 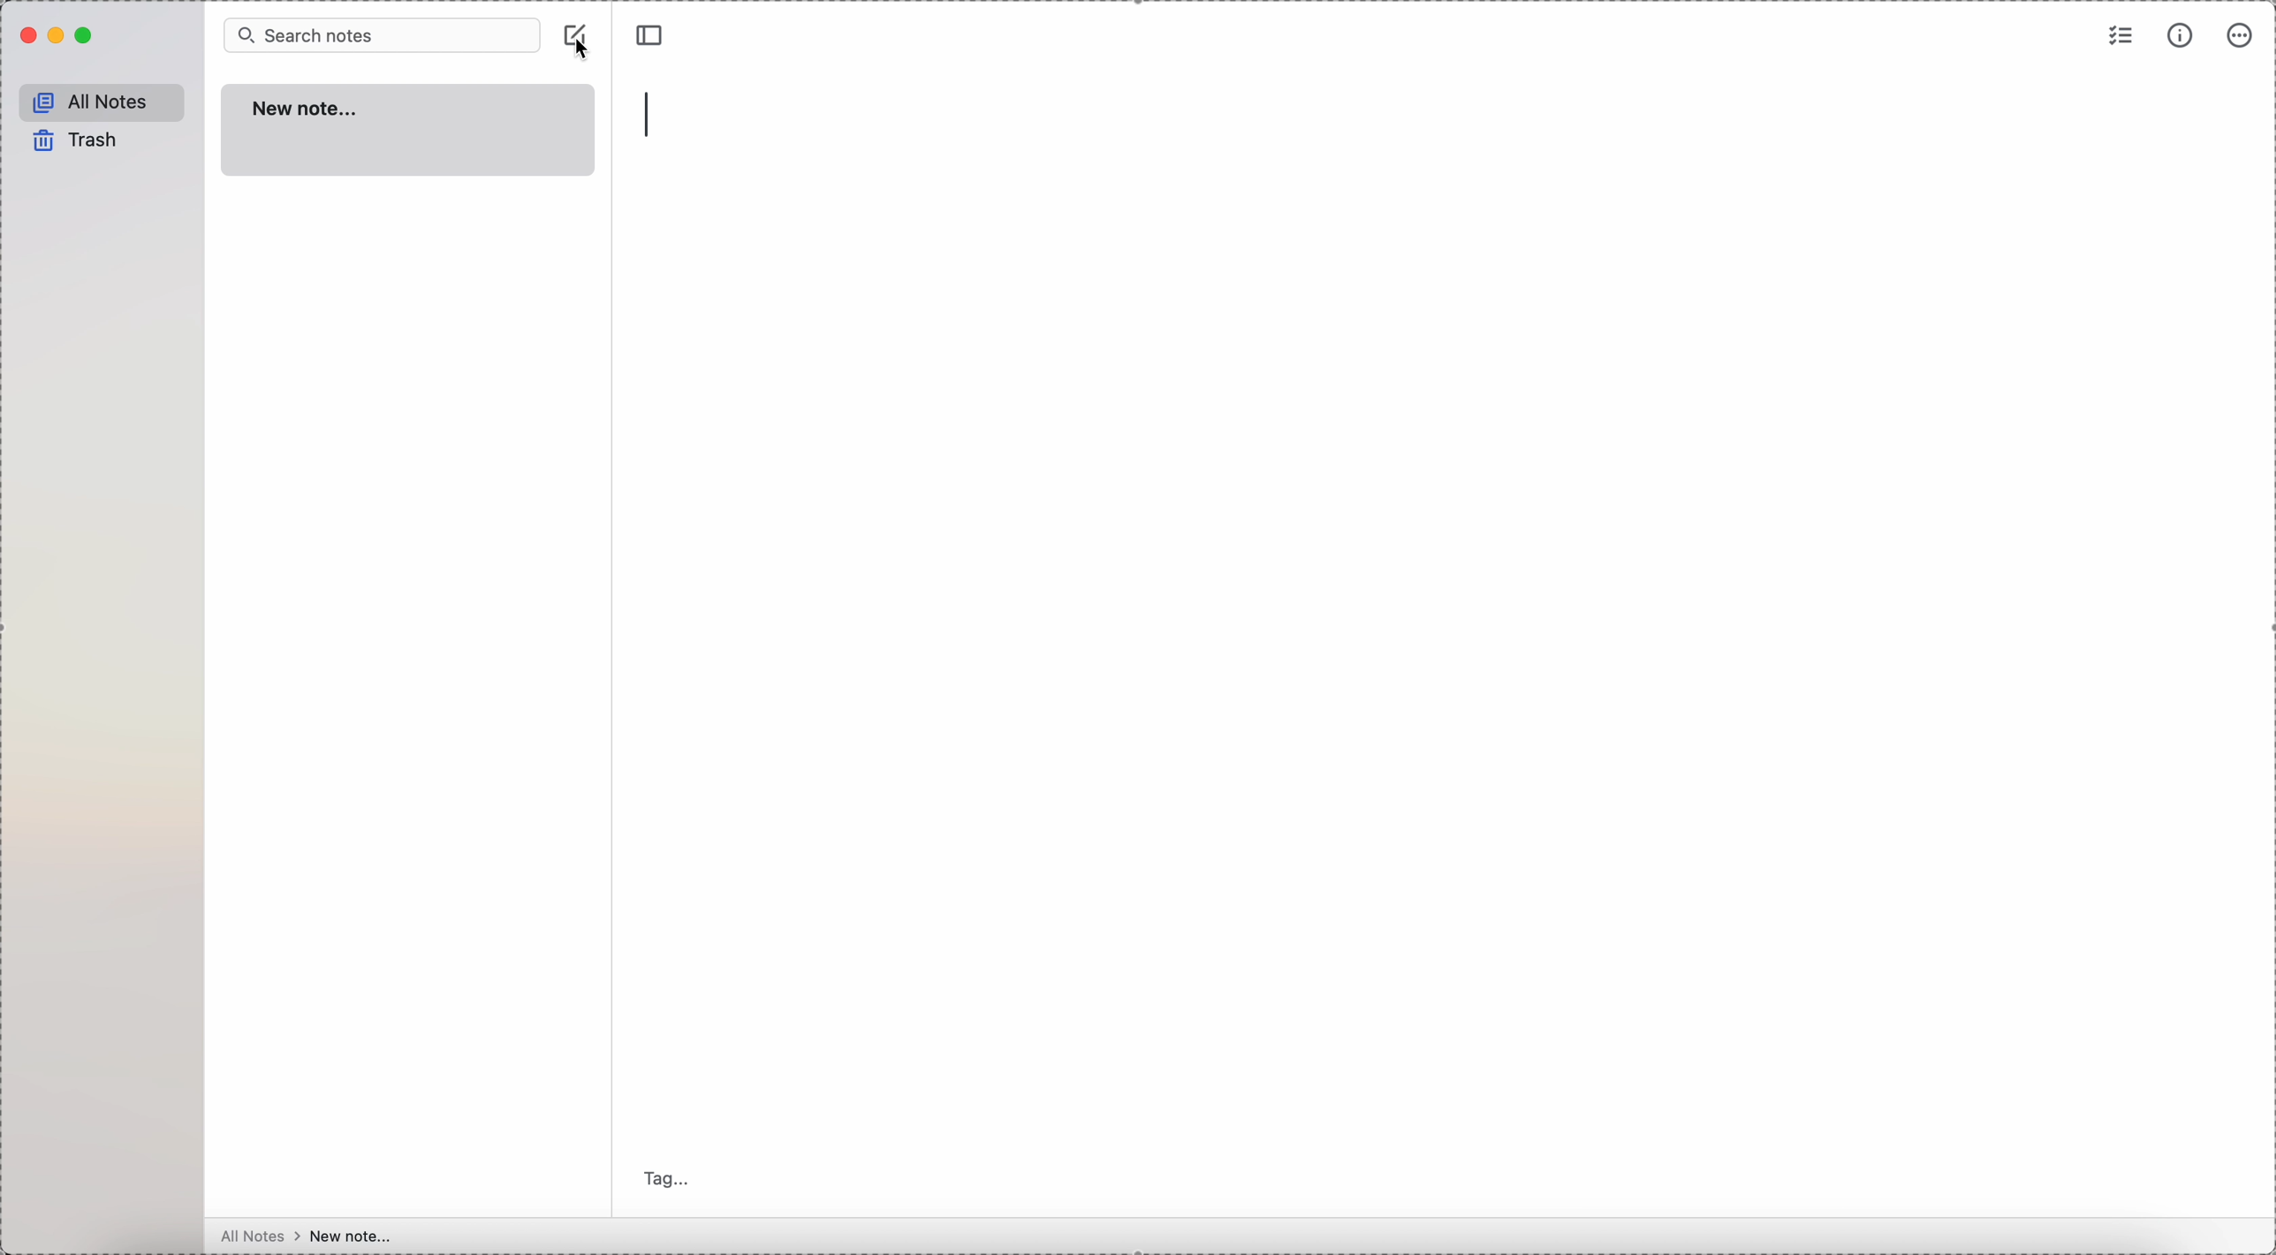 I want to click on create note, so click(x=579, y=41).